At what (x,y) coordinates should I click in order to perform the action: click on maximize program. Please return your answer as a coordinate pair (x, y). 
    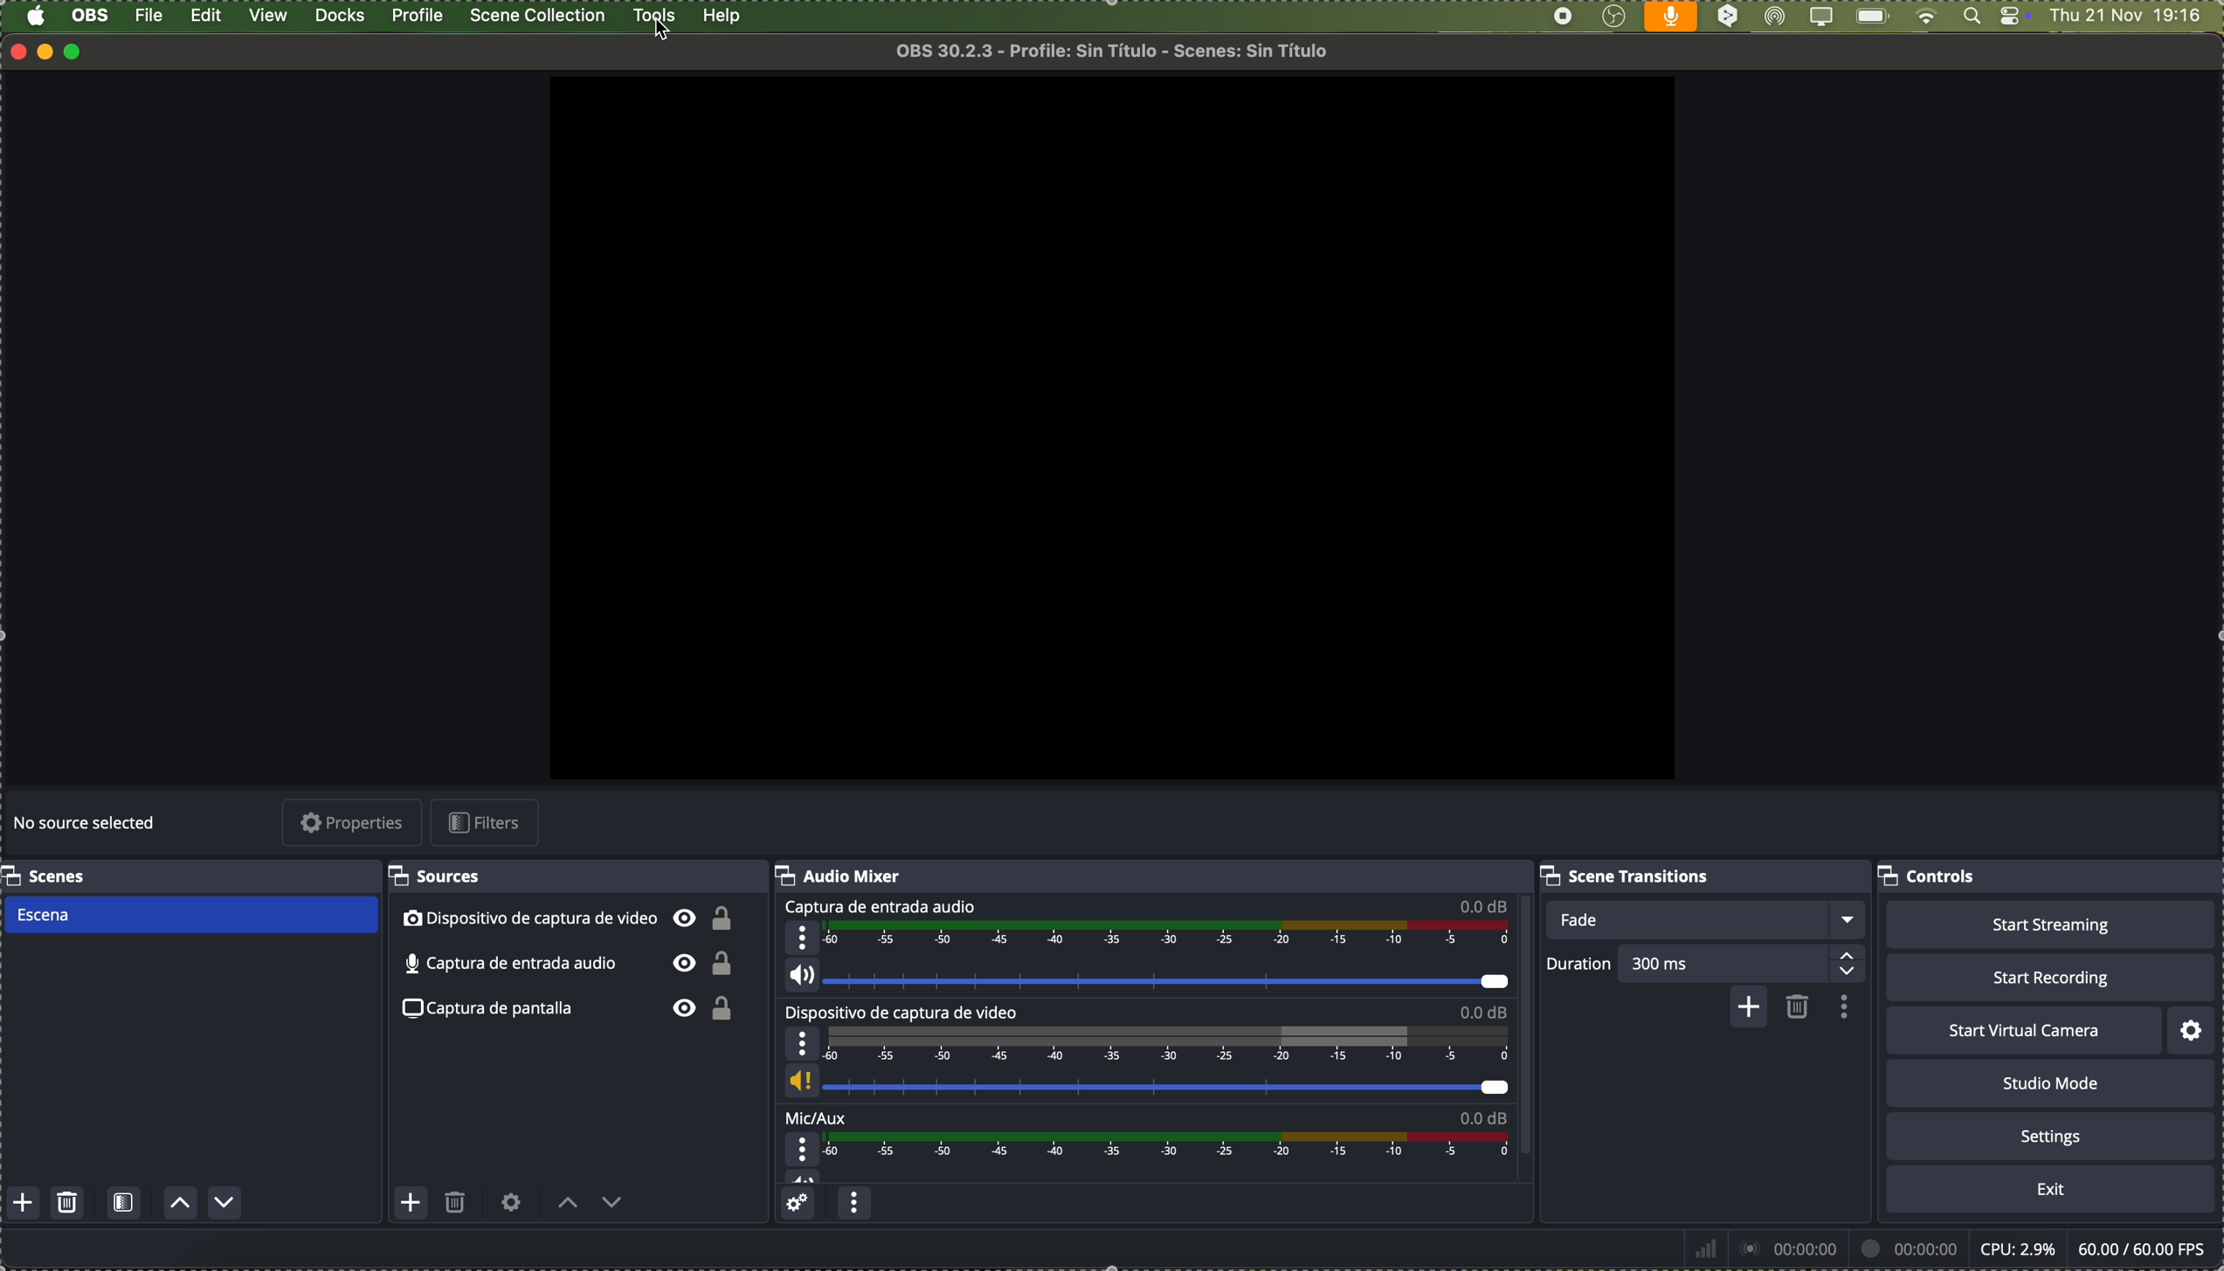
    Looking at the image, I should click on (79, 52).